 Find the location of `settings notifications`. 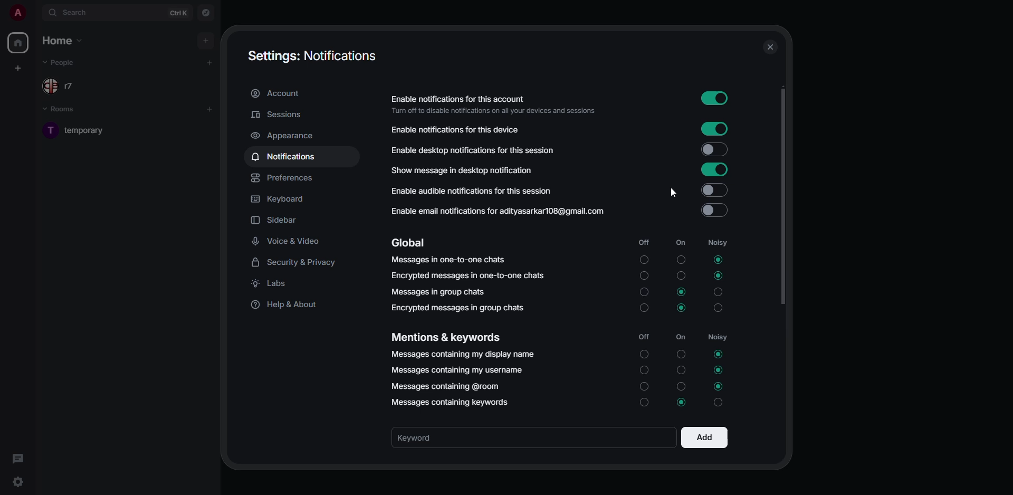

settings notifications is located at coordinates (311, 56).